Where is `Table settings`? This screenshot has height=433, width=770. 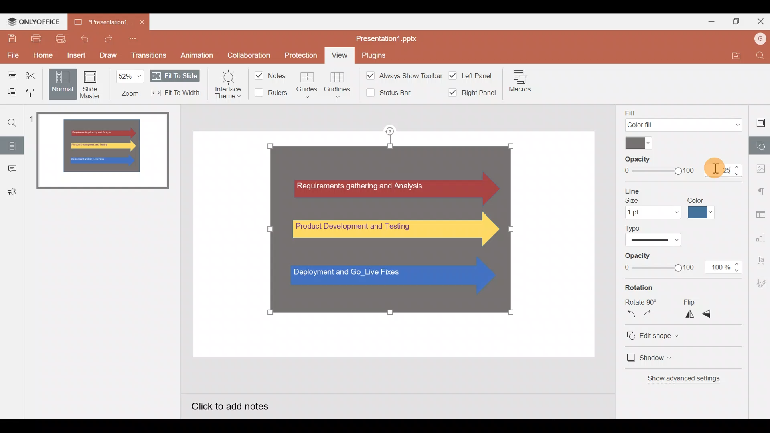 Table settings is located at coordinates (760, 212).